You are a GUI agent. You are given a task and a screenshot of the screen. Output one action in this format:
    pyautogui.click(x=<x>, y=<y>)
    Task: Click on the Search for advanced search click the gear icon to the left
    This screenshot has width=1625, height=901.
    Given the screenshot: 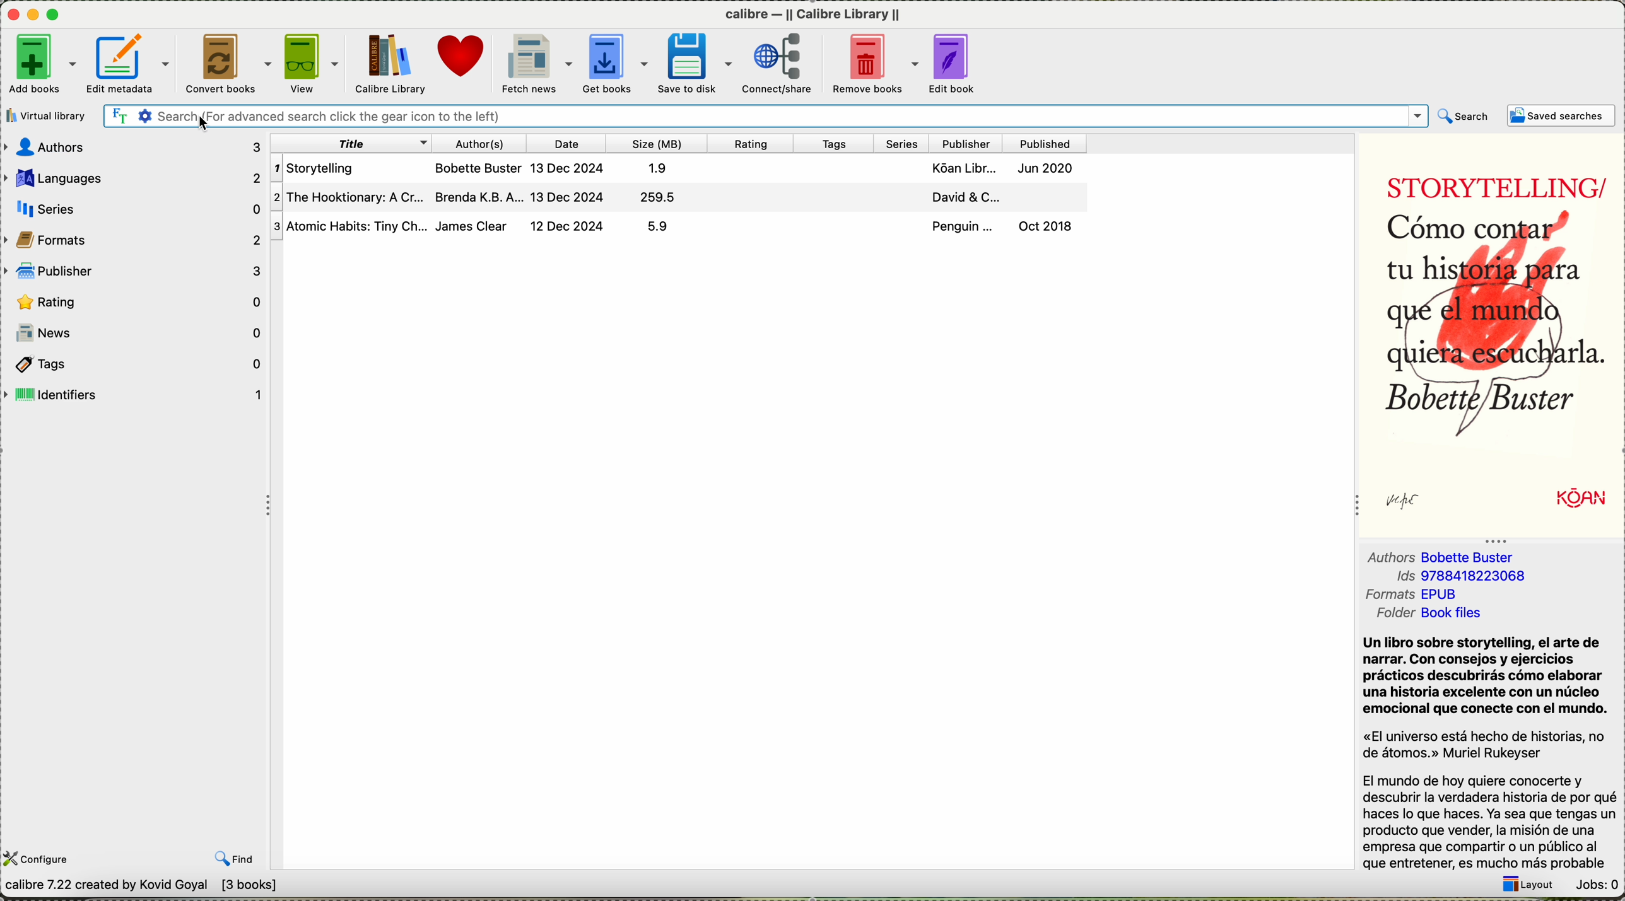 What is the action you would take?
    pyautogui.click(x=748, y=116)
    